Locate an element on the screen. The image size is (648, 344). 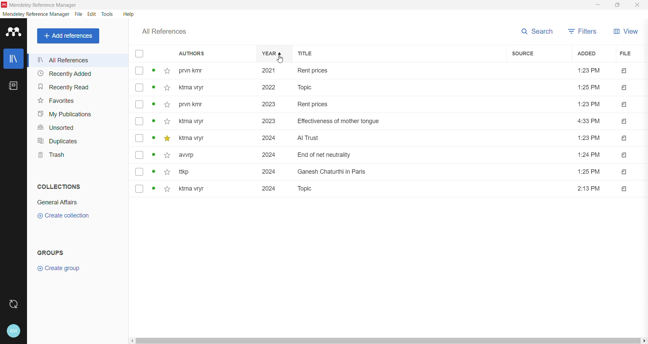
2023 is located at coordinates (270, 122).